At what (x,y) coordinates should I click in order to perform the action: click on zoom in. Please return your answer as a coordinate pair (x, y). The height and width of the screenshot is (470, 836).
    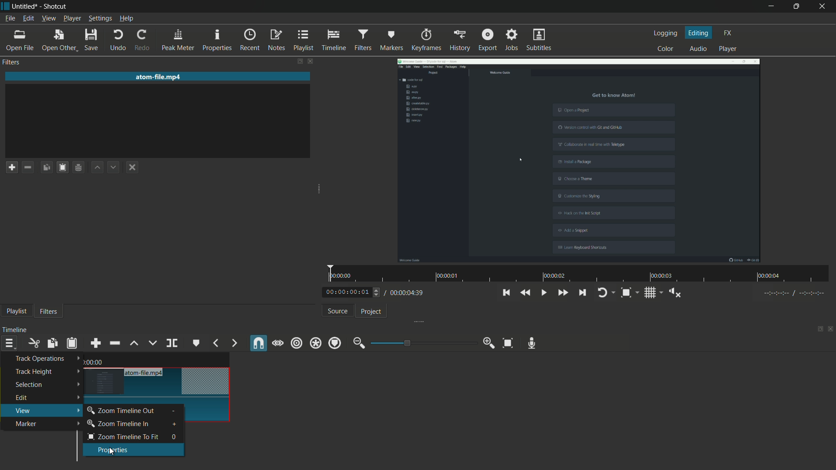
    Looking at the image, I should click on (490, 343).